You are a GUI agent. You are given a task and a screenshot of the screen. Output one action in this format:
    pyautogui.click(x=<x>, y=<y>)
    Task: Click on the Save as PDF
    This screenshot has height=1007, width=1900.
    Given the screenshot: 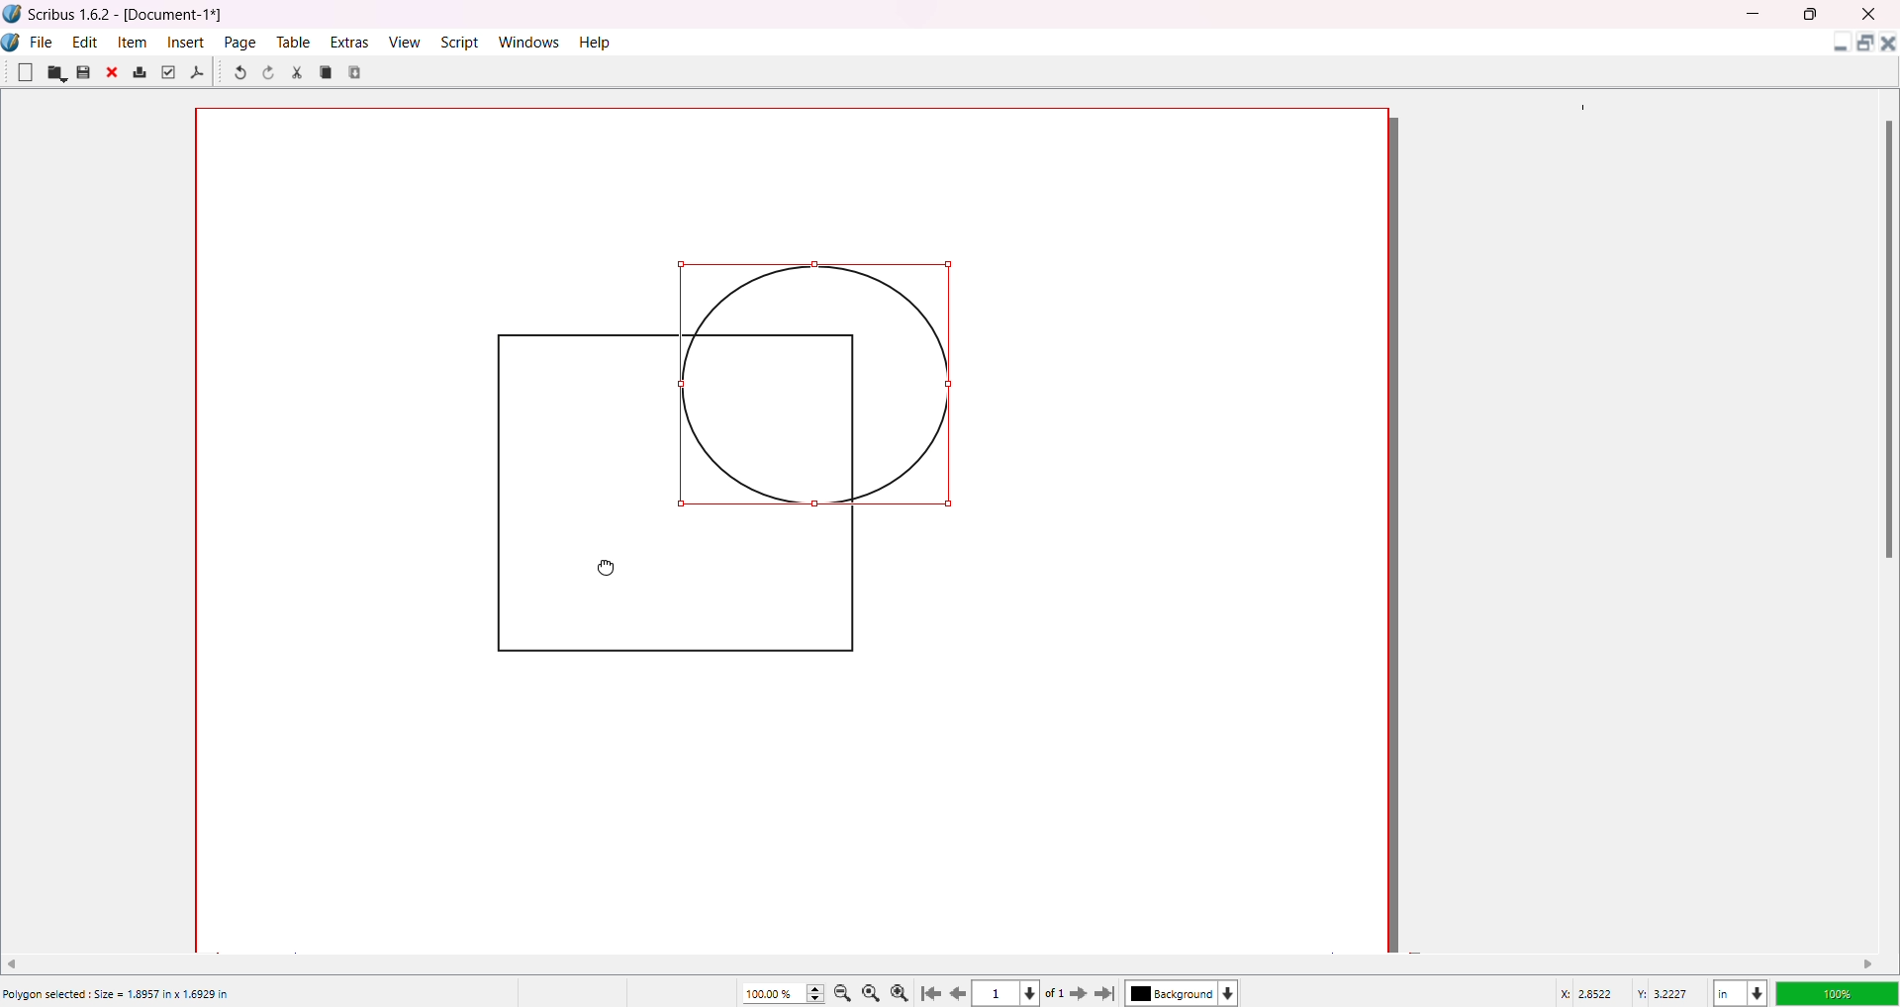 What is the action you would take?
    pyautogui.click(x=198, y=73)
    